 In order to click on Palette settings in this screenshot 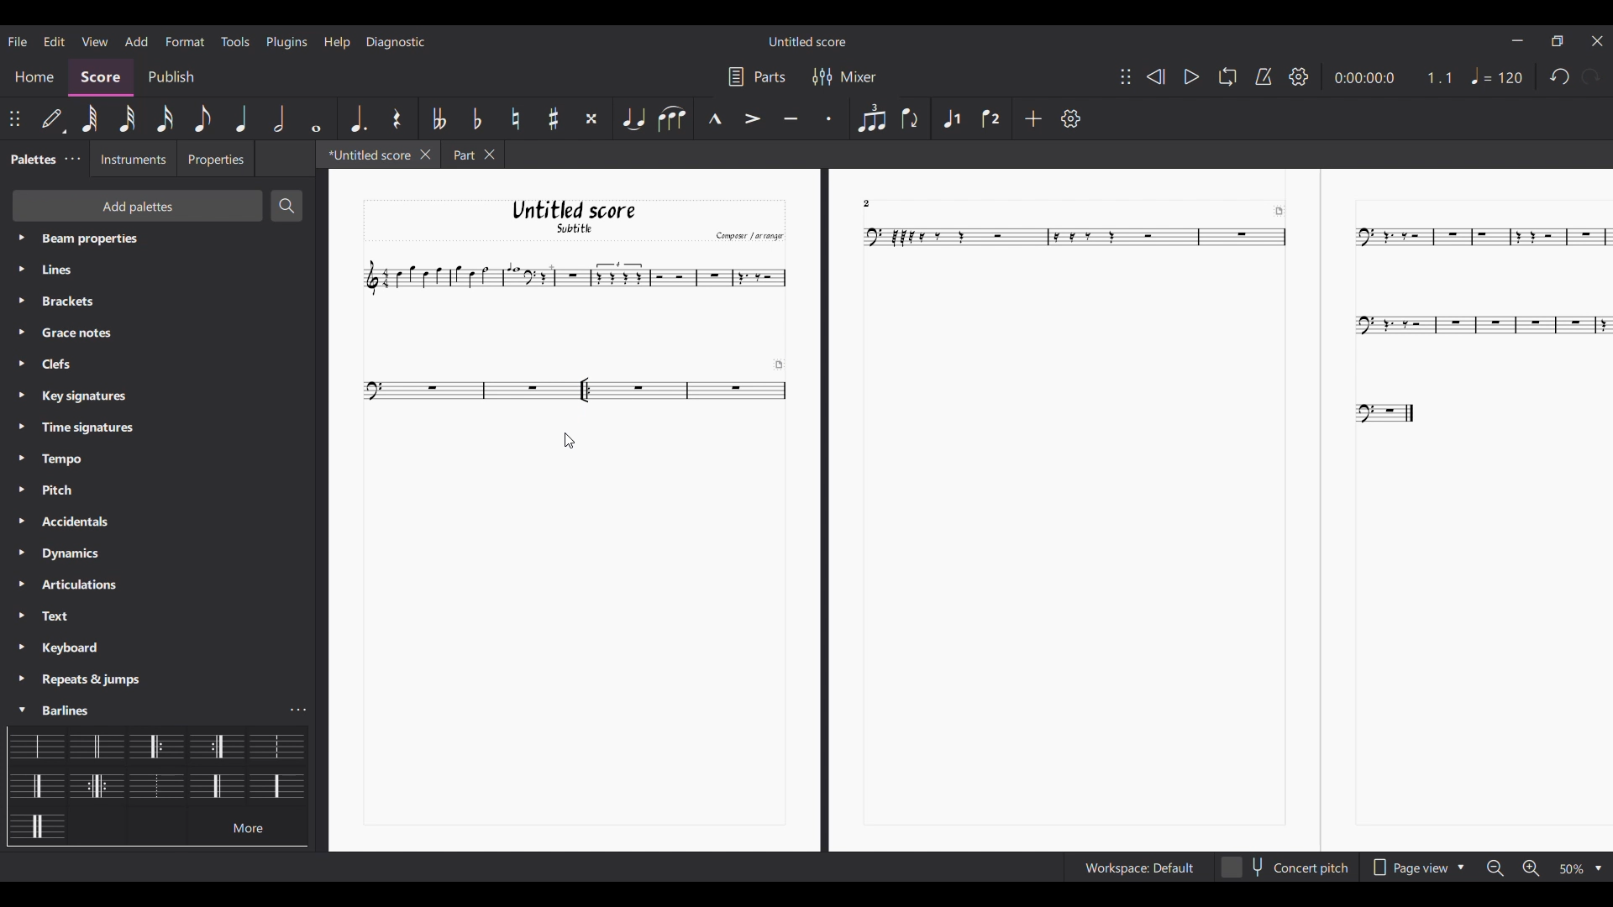, I will do `click(76, 365)`.